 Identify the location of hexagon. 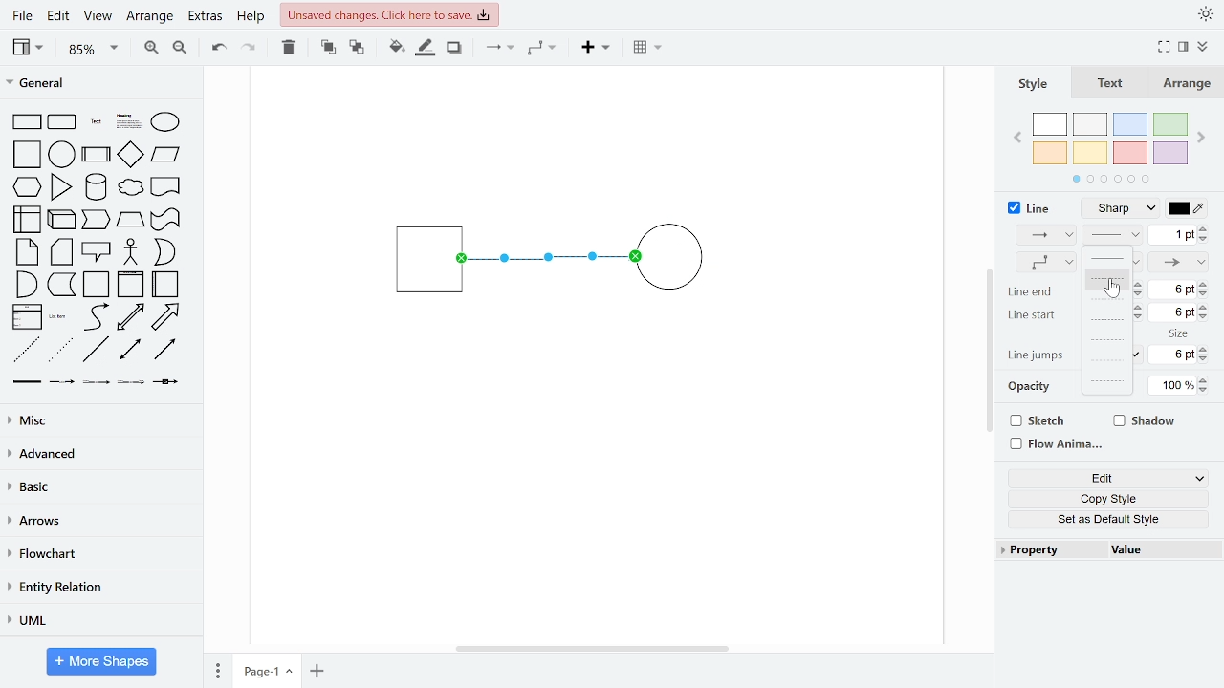
(31, 188).